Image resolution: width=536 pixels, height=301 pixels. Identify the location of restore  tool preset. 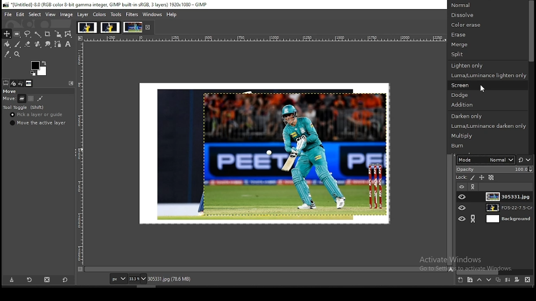
(28, 280).